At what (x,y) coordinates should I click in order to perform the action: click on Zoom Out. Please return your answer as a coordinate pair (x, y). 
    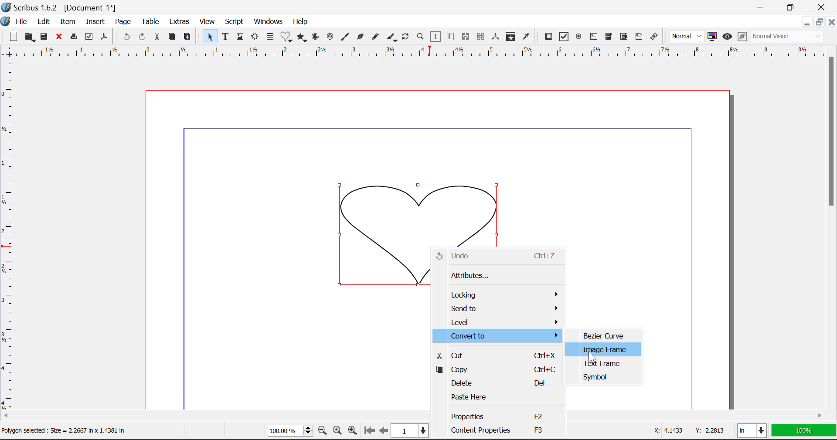
    Looking at the image, I should click on (323, 431).